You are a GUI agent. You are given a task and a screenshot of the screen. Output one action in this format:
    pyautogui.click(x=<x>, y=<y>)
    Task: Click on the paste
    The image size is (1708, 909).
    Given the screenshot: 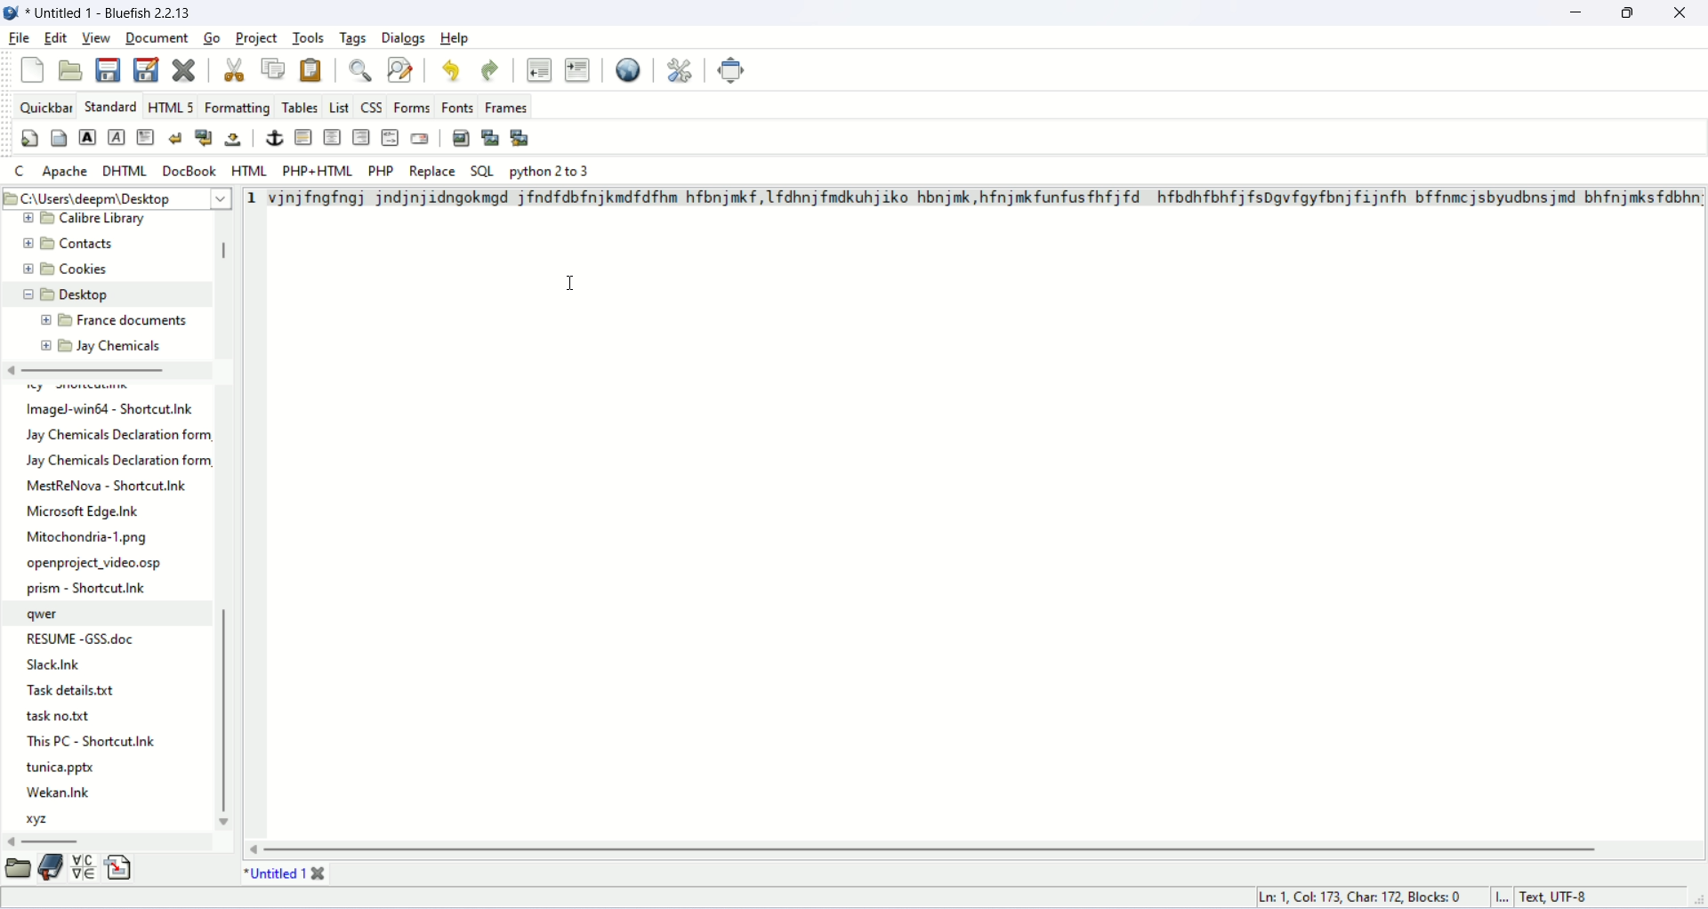 What is the action you would take?
    pyautogui.click(x=313, y=68)
    